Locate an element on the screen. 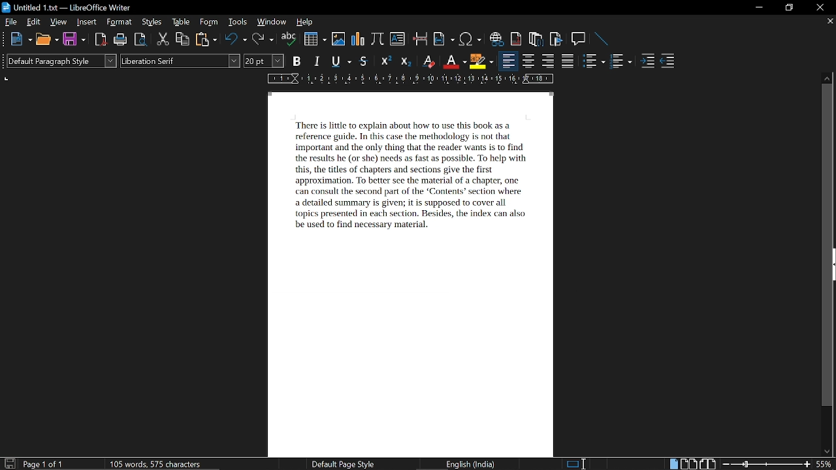 Image resolution: width=836 pixels, height=470 pixels. decrease indent is located at coordinates (667, 61).